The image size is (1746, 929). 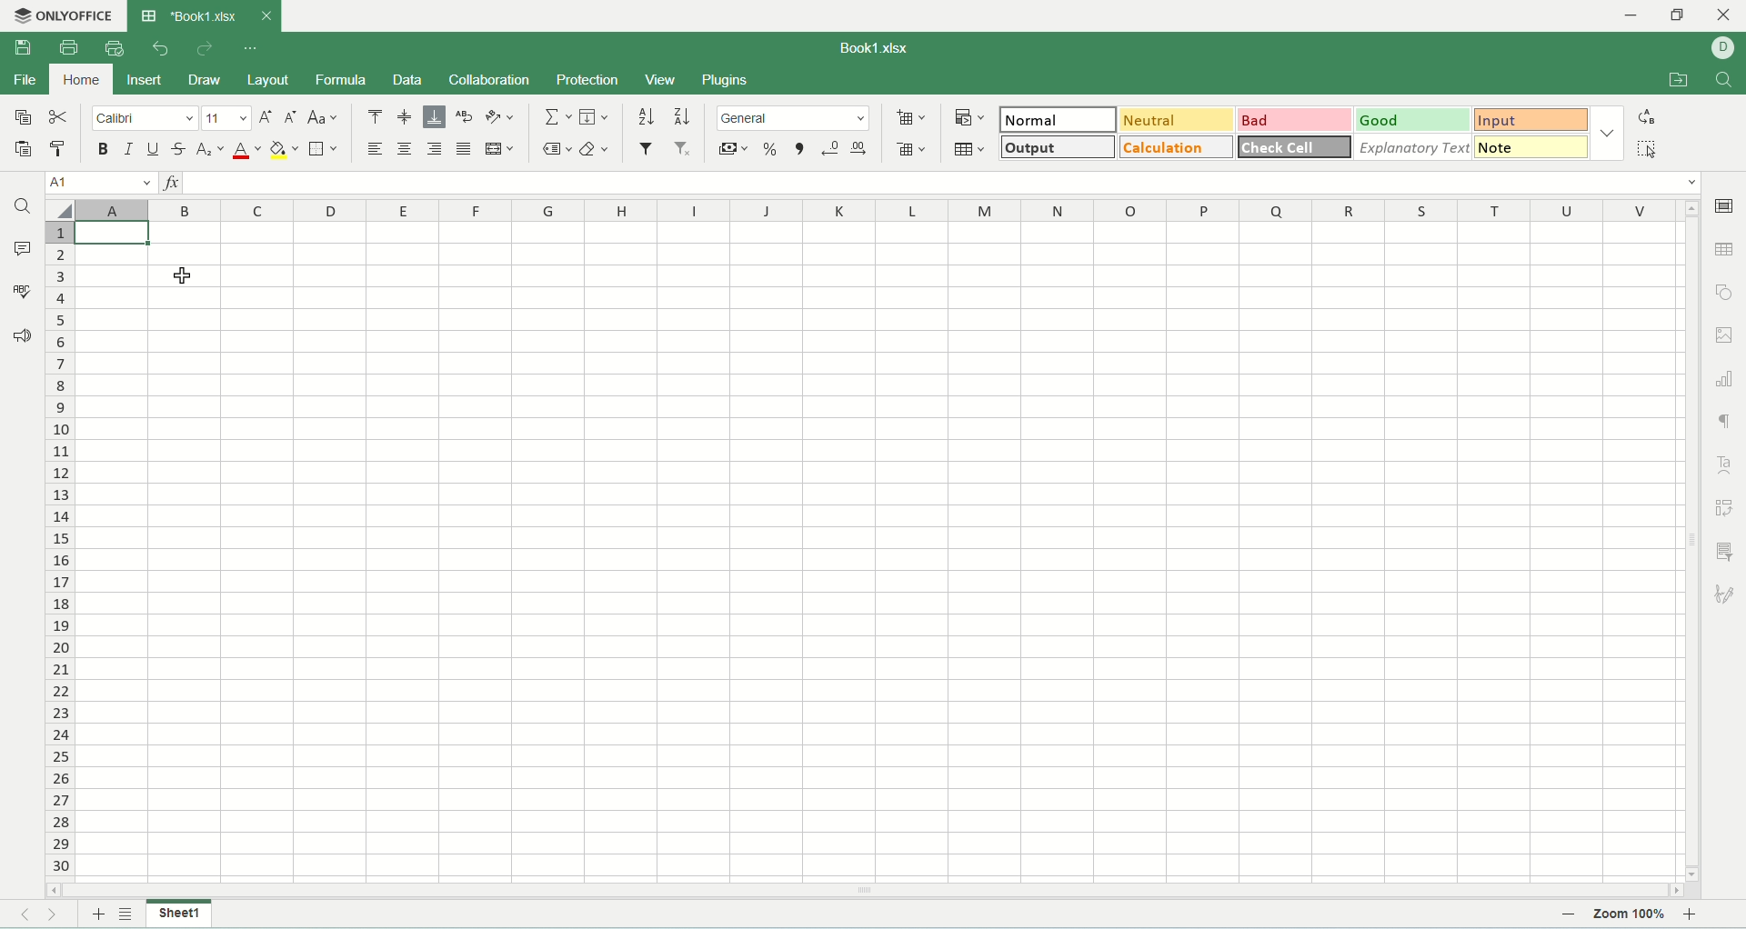 What do you see at coordinates (1729, 551) in the screenshot?
I see `slicer` at bounding box center [1729, 551].